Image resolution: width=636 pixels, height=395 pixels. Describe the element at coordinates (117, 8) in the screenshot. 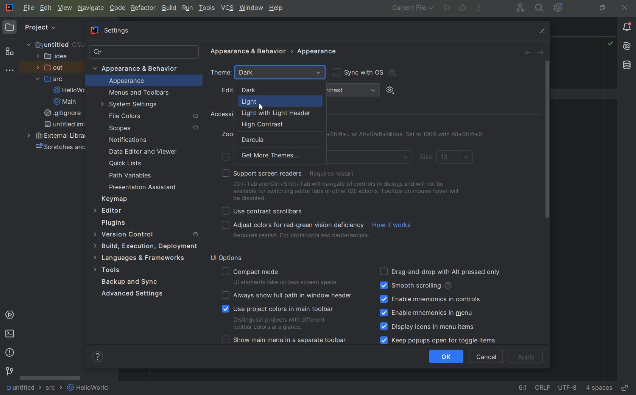

I see `CODE` at that location.